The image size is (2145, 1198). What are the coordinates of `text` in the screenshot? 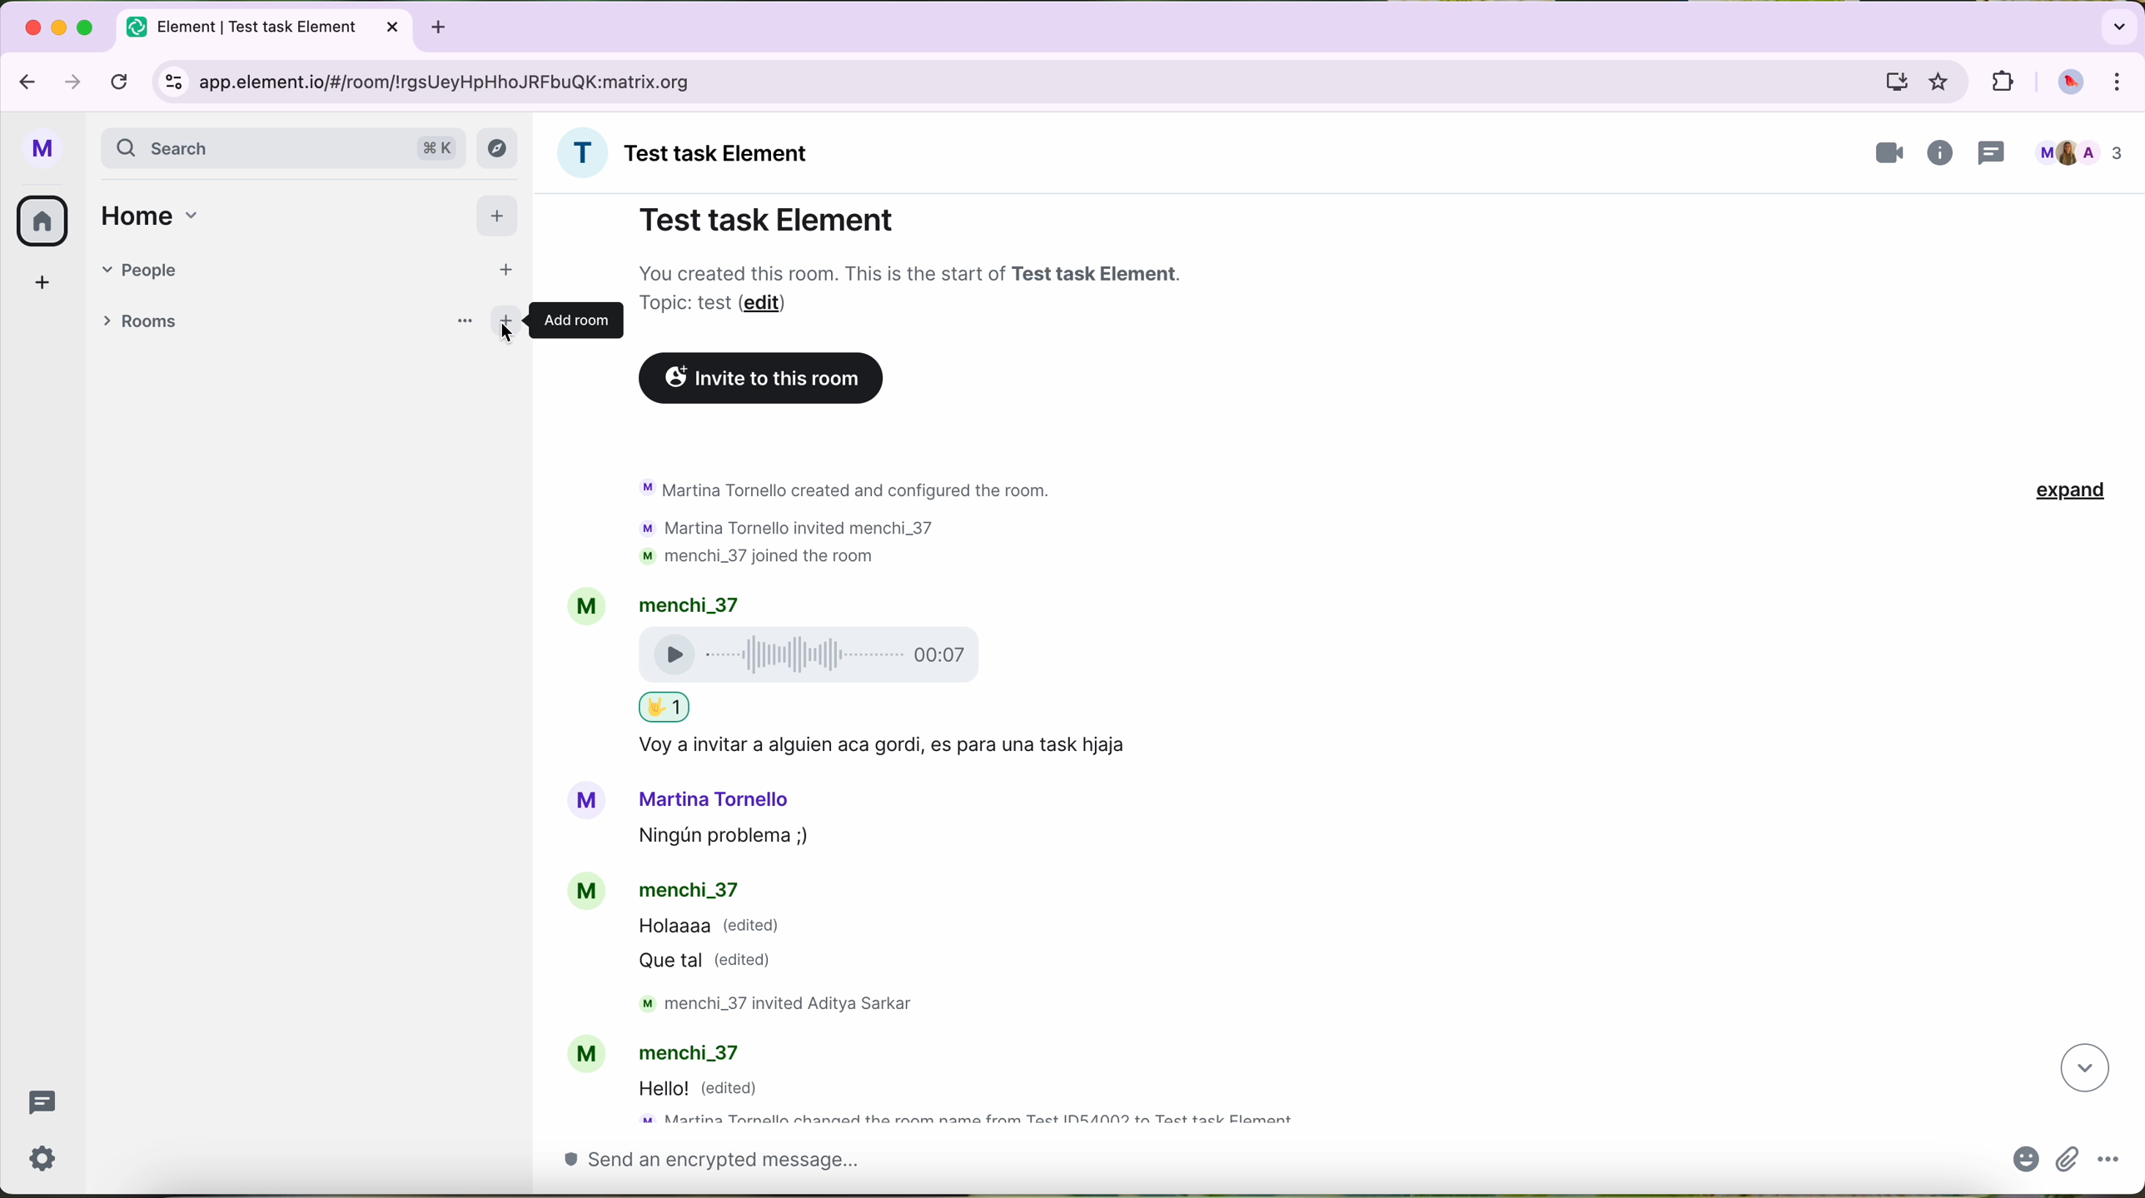 It's located at (665, 706).